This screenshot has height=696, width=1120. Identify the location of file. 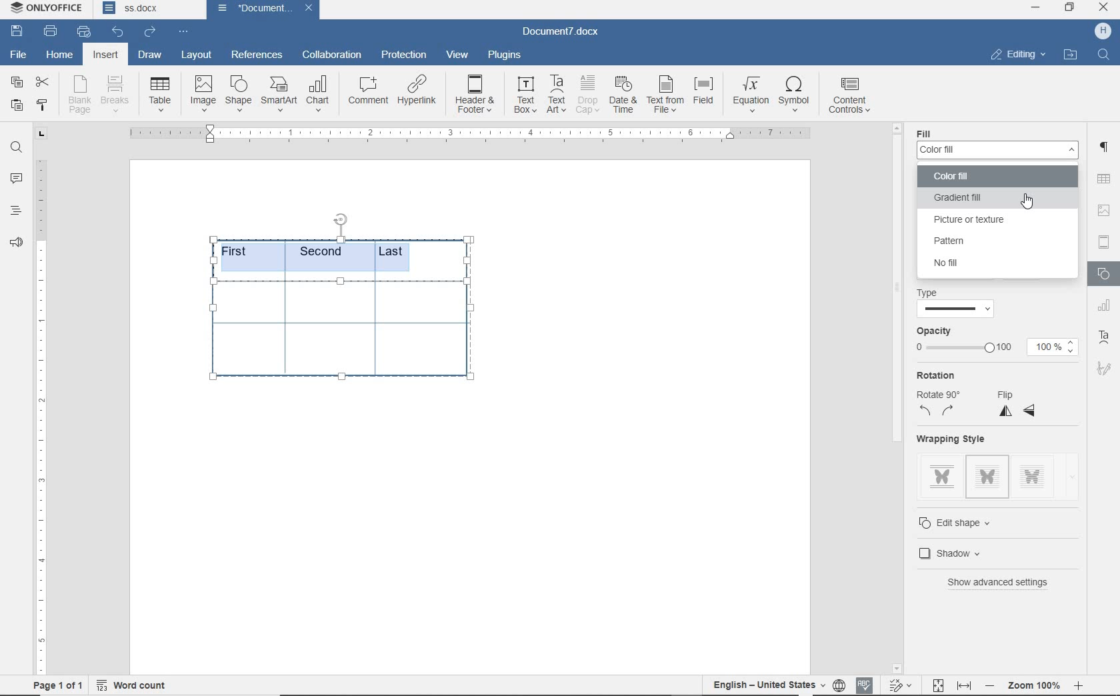
(17, 54).